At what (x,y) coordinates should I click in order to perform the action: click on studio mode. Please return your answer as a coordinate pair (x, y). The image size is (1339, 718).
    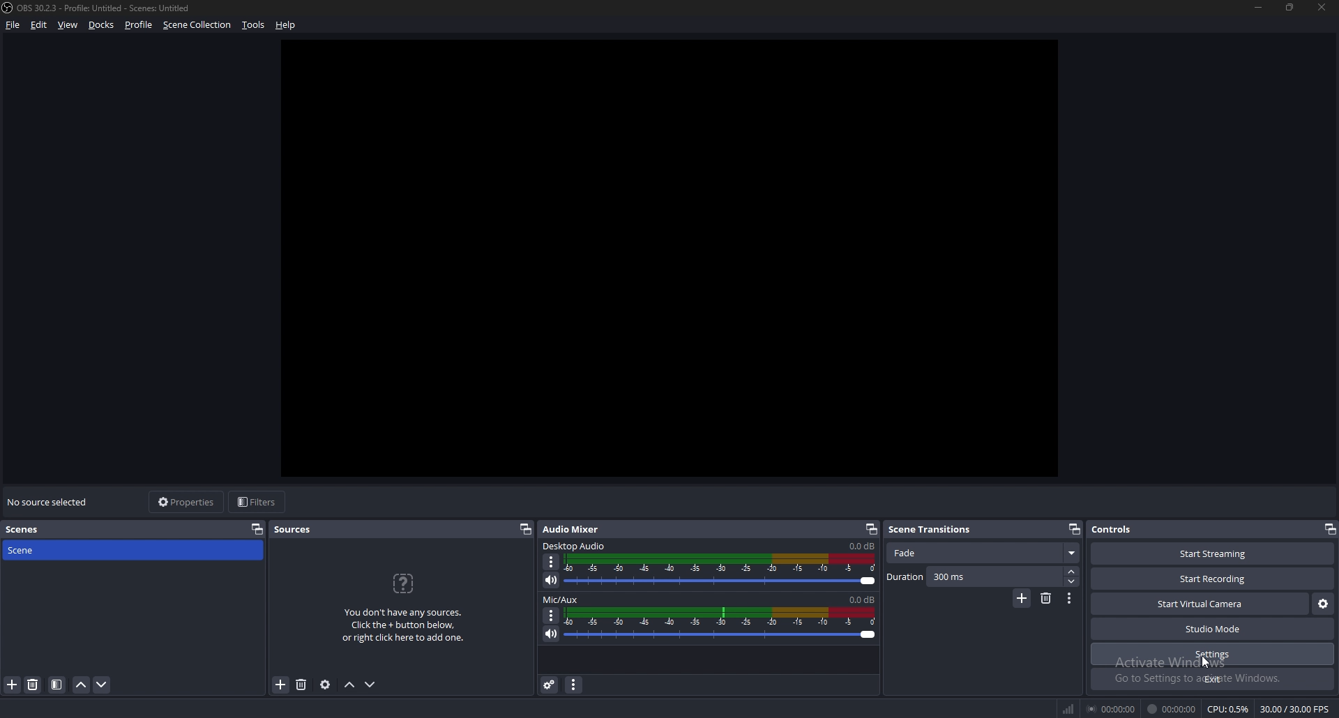
    Looking at the image, I should click on (1213, 629).